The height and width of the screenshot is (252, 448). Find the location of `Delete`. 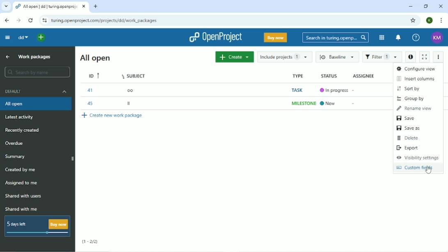

Delete is located at coordinates (409, 138).